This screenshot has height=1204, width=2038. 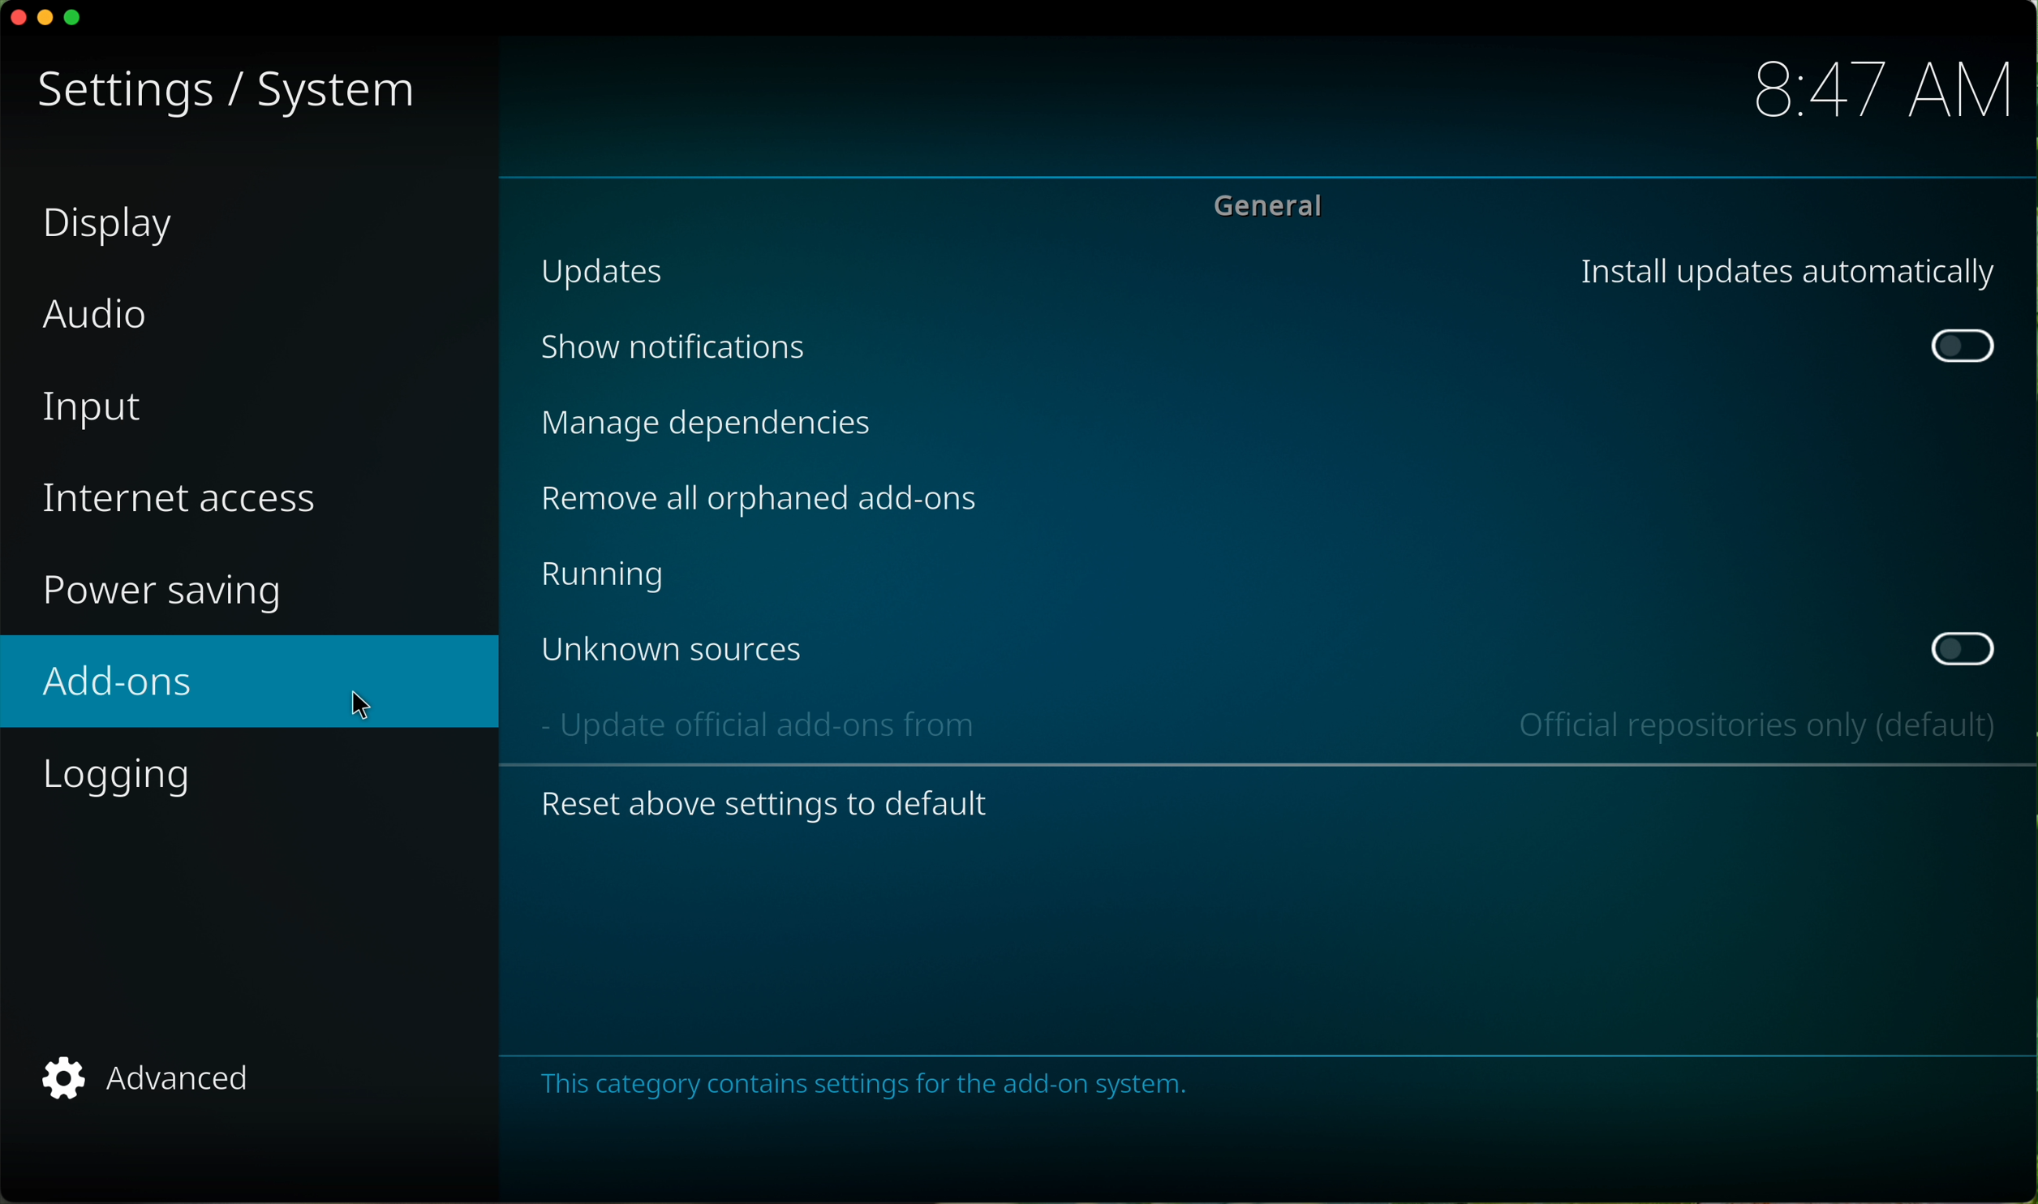 I want to click on minimize, so click(x=47, y=17).